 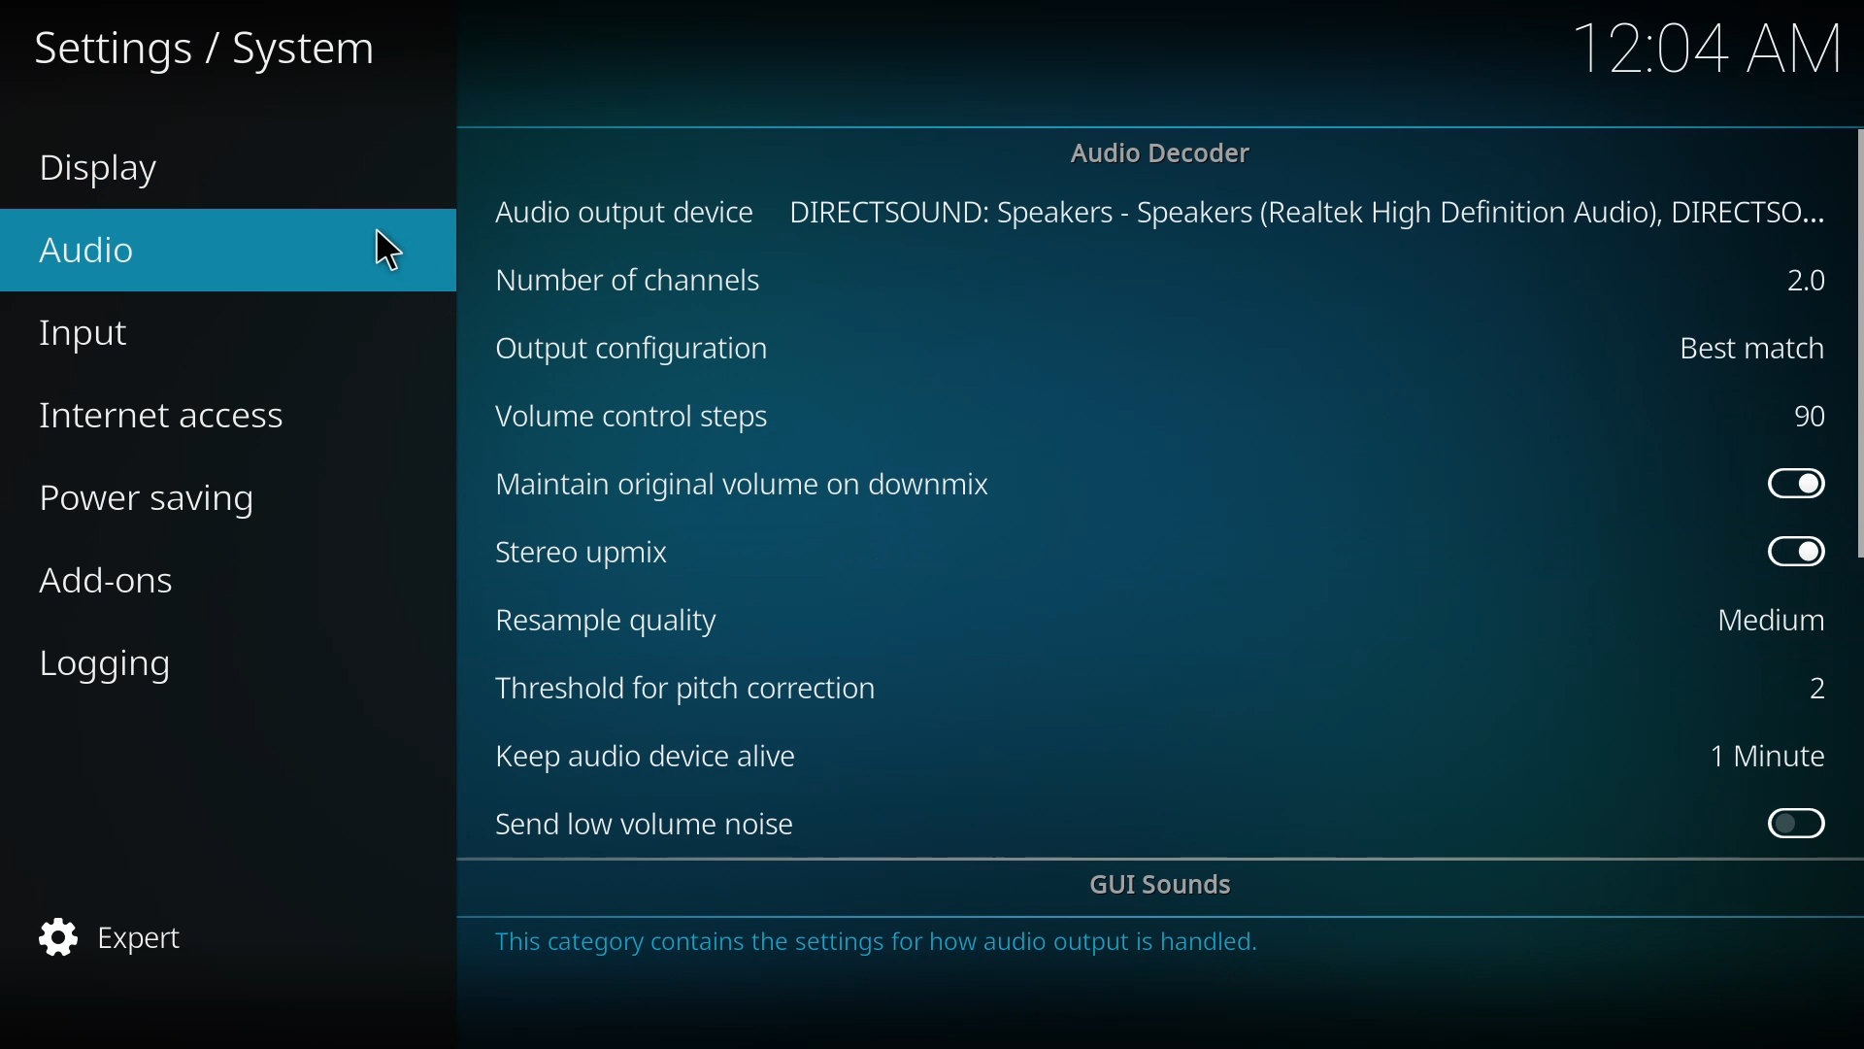 I want to click on 2, so click(x=1810, y=690).